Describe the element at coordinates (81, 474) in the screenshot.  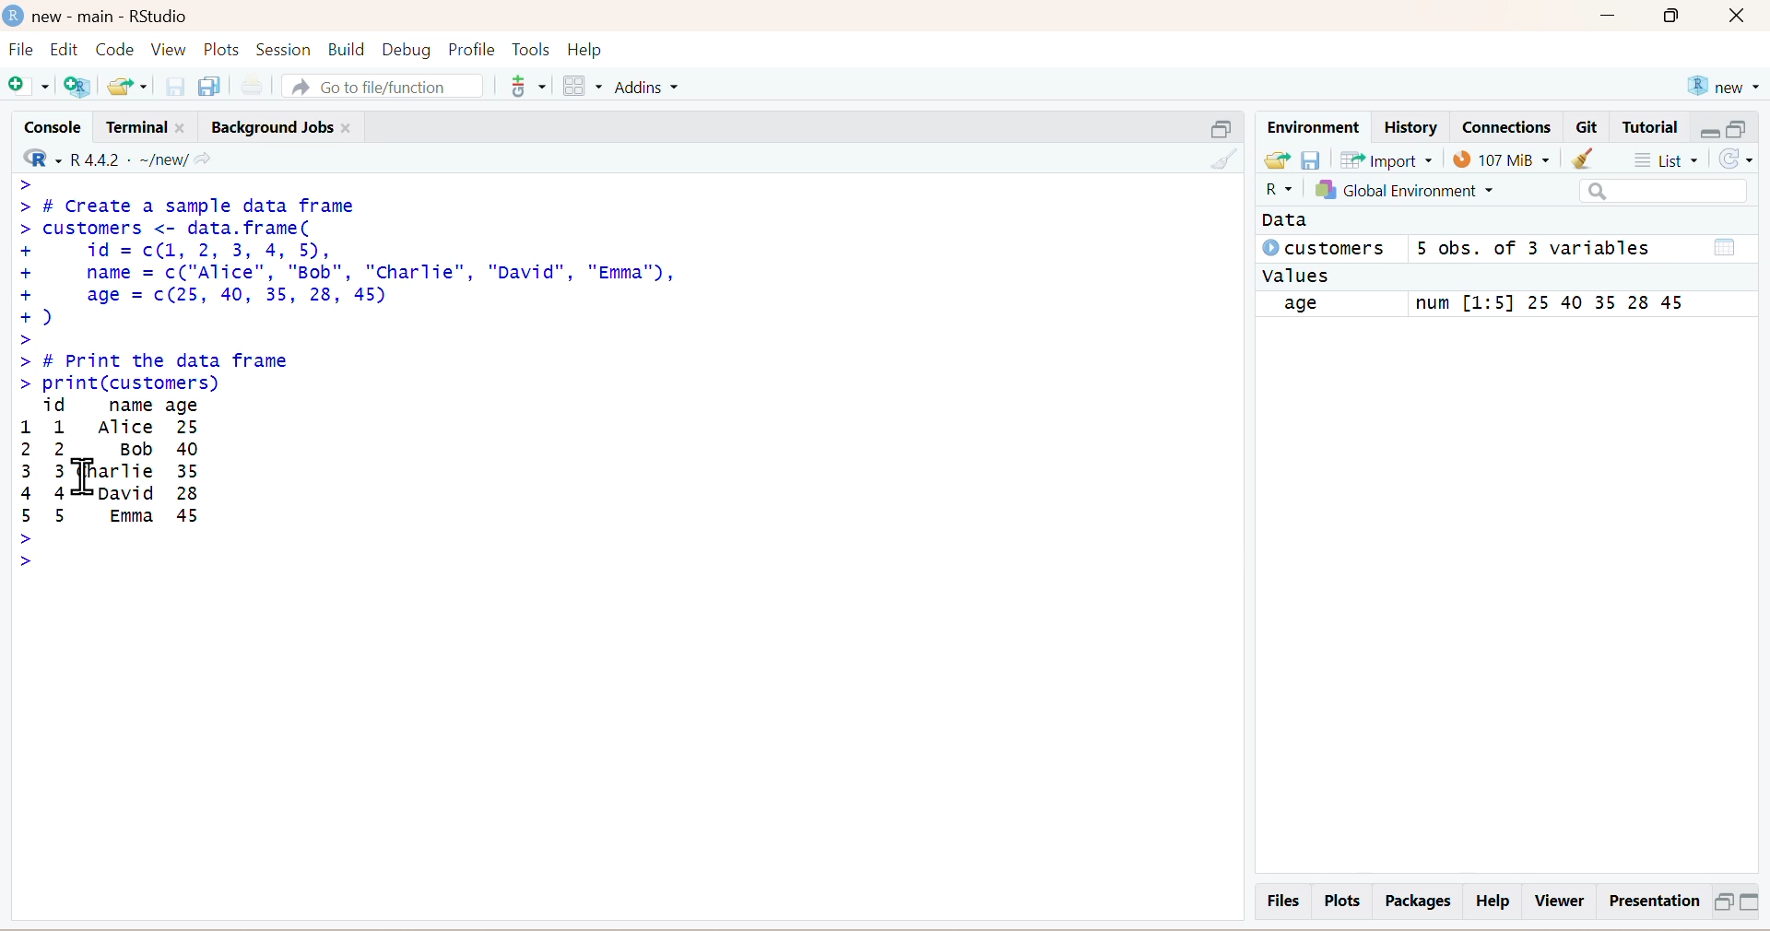
I see `text cursor` at that location.